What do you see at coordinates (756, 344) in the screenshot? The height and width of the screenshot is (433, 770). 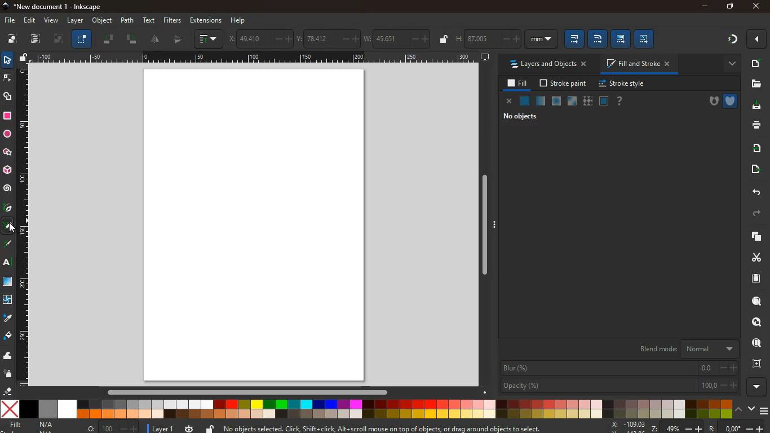 I see `look` at bounding box center [756, 344].